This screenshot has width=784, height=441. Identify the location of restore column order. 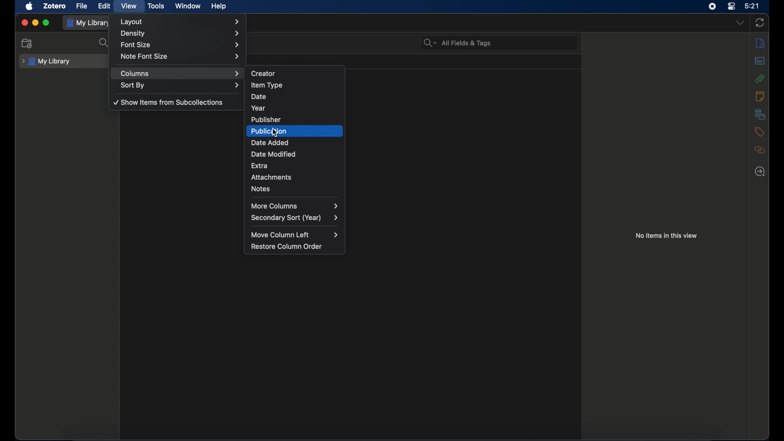
(287, 247).